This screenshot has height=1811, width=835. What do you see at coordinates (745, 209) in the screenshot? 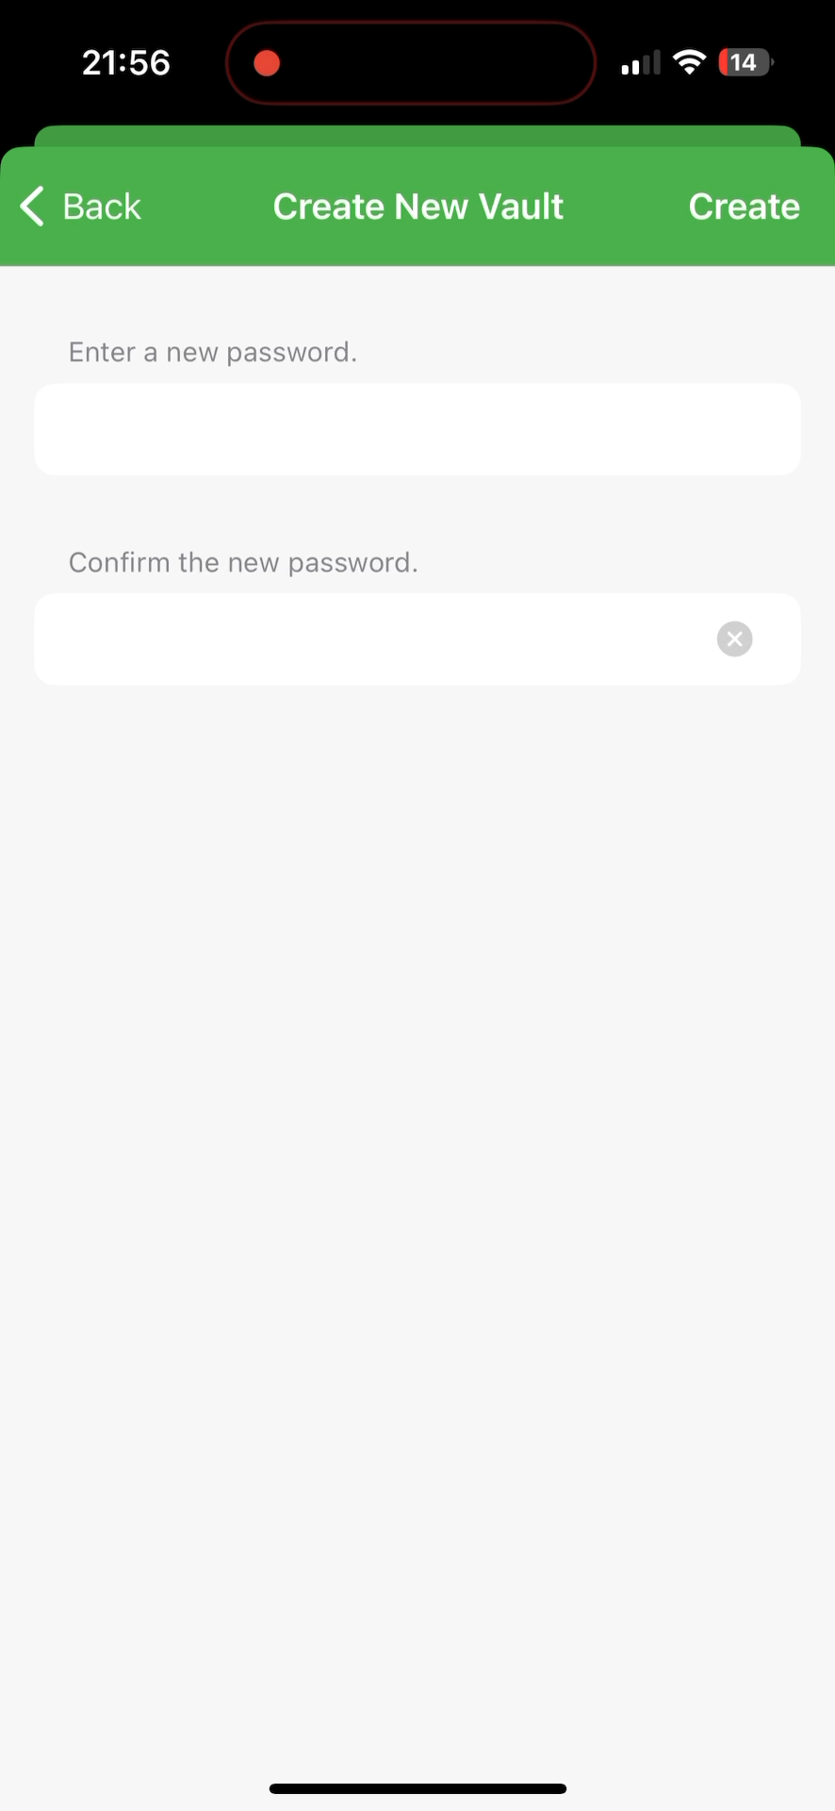
I see `create` at bounding box center [745, 209].